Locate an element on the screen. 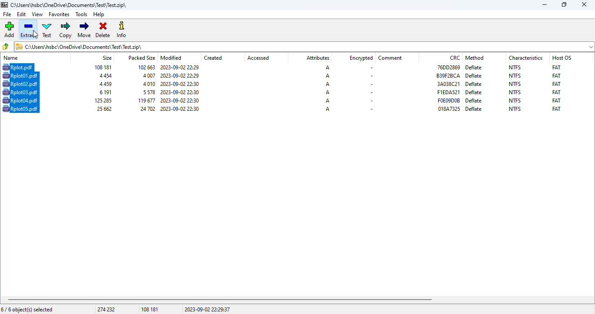 The height and width of the screenshot is (314, 595). edit is located at coordinates (22, 14).